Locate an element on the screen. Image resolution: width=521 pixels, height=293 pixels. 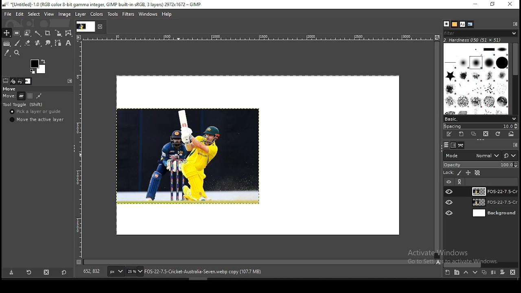
brushes is located at coordinates (447, 24).